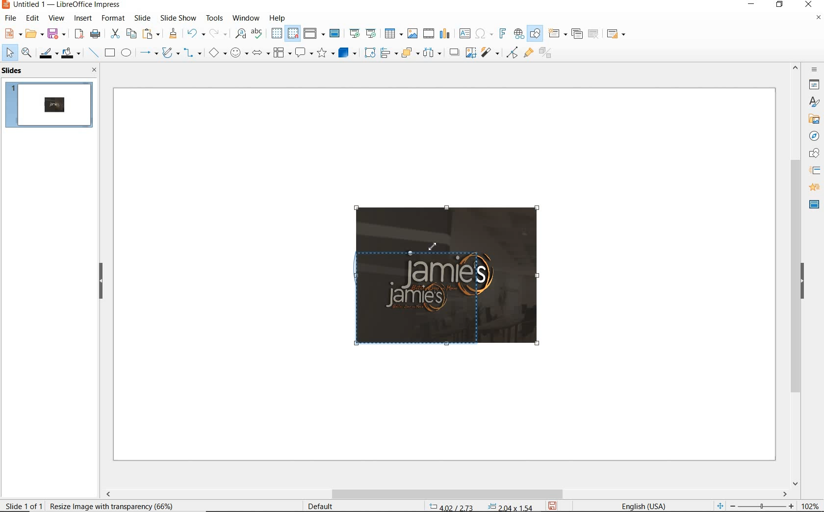  What do you see at coordinates (501, 34) in the screenshot?
I see `insert fontwork text` at bounding box center [501, 34].